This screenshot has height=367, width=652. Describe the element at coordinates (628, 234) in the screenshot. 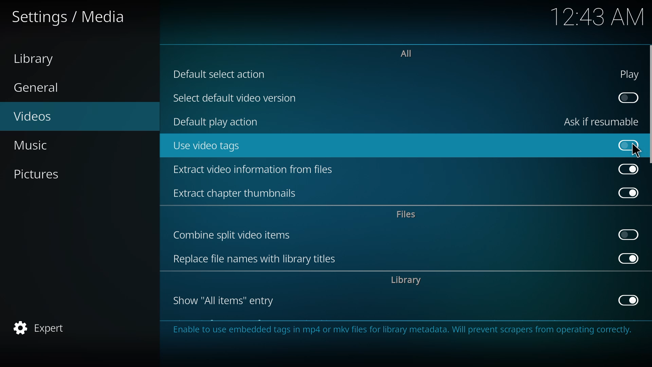

I see `click to enable` at that location.